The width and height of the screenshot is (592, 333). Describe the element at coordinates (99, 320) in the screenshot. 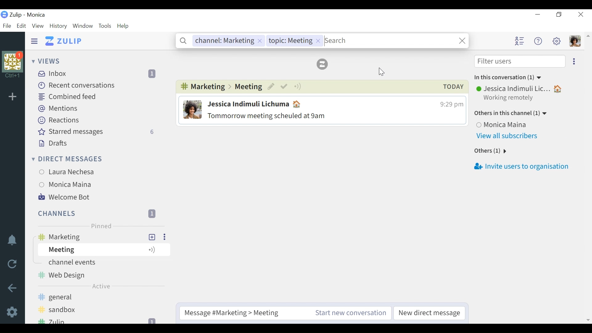

I see `Zulip` at that location.